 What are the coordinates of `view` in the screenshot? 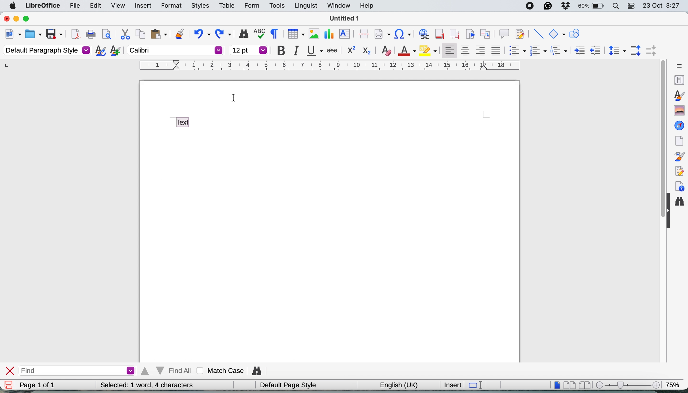 It's located at (119, 5).